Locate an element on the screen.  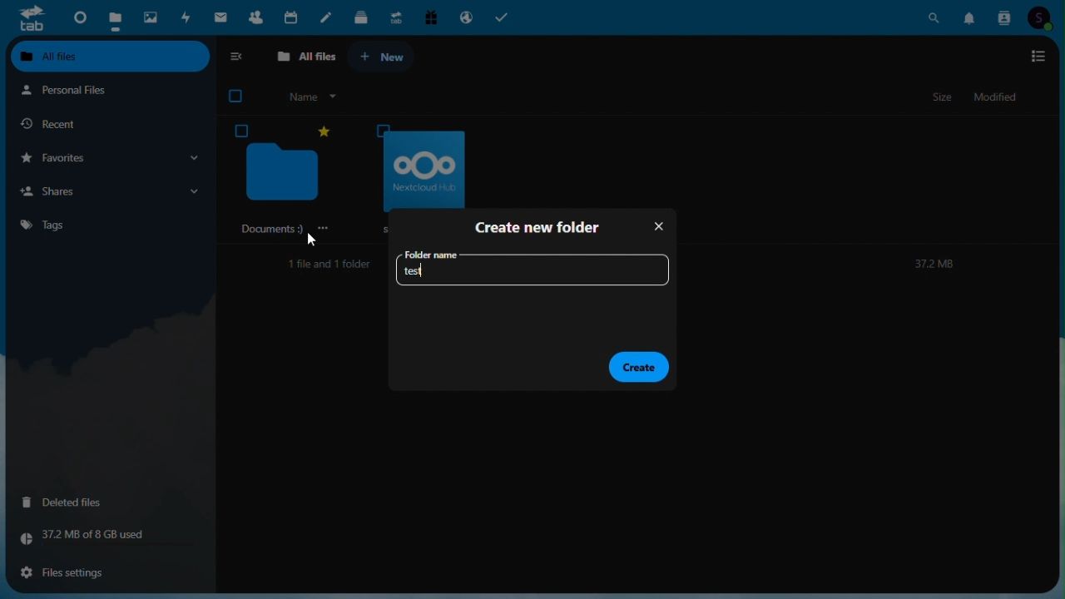
All files is located at coordinates (303, 55).